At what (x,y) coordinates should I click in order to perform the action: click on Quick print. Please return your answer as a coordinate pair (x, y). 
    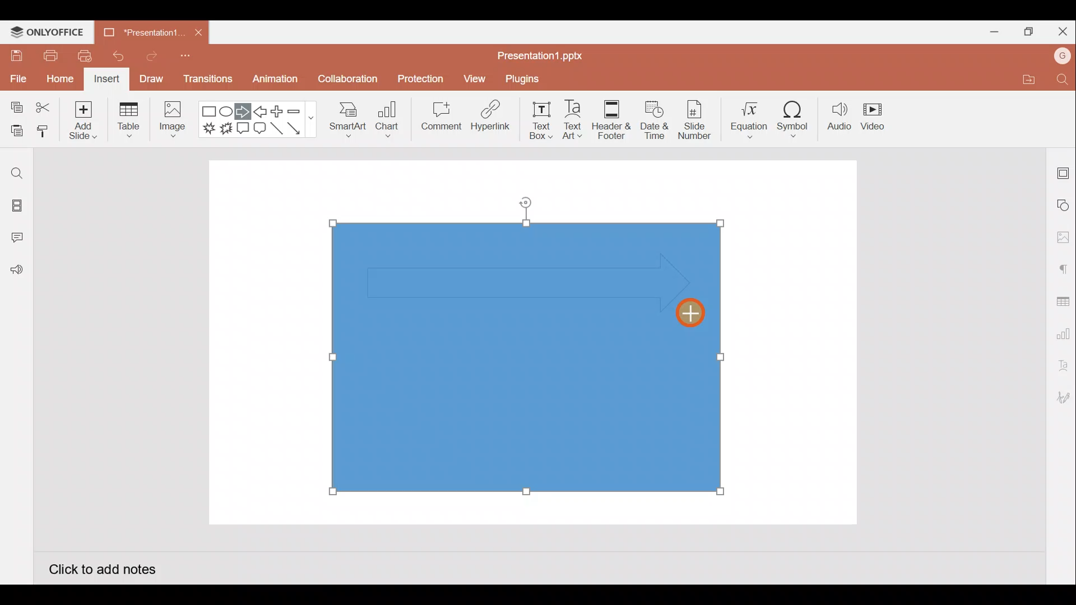
    Looking at the image, I should click on (81, 56).